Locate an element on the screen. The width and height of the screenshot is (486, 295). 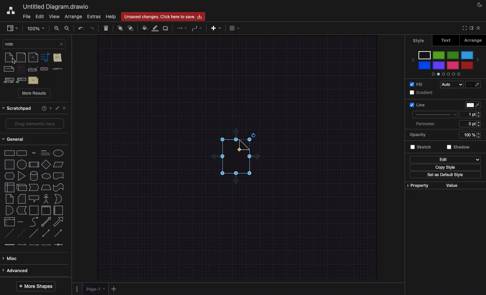
and is located at coordinates (59, 199).